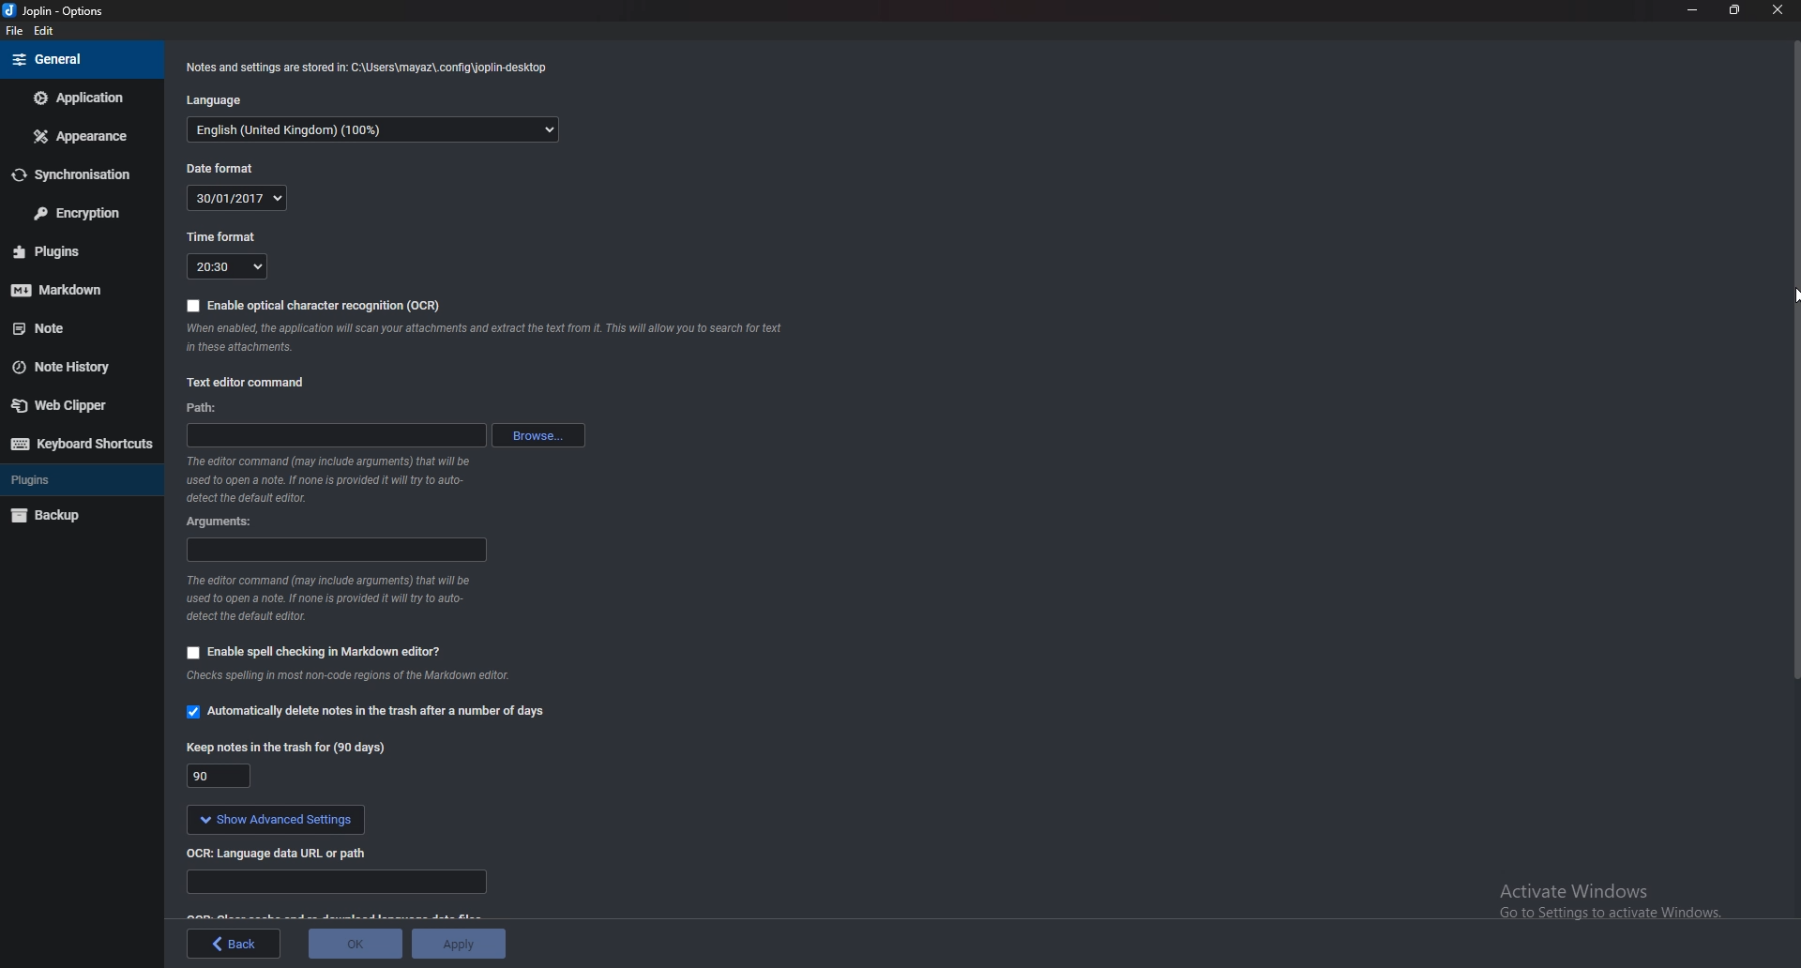 This screenshot has height=968, width=1801. What do you see at coordinates (459, 944) in the screenshot?
I see `Apply` at bounding box center [459, 944].